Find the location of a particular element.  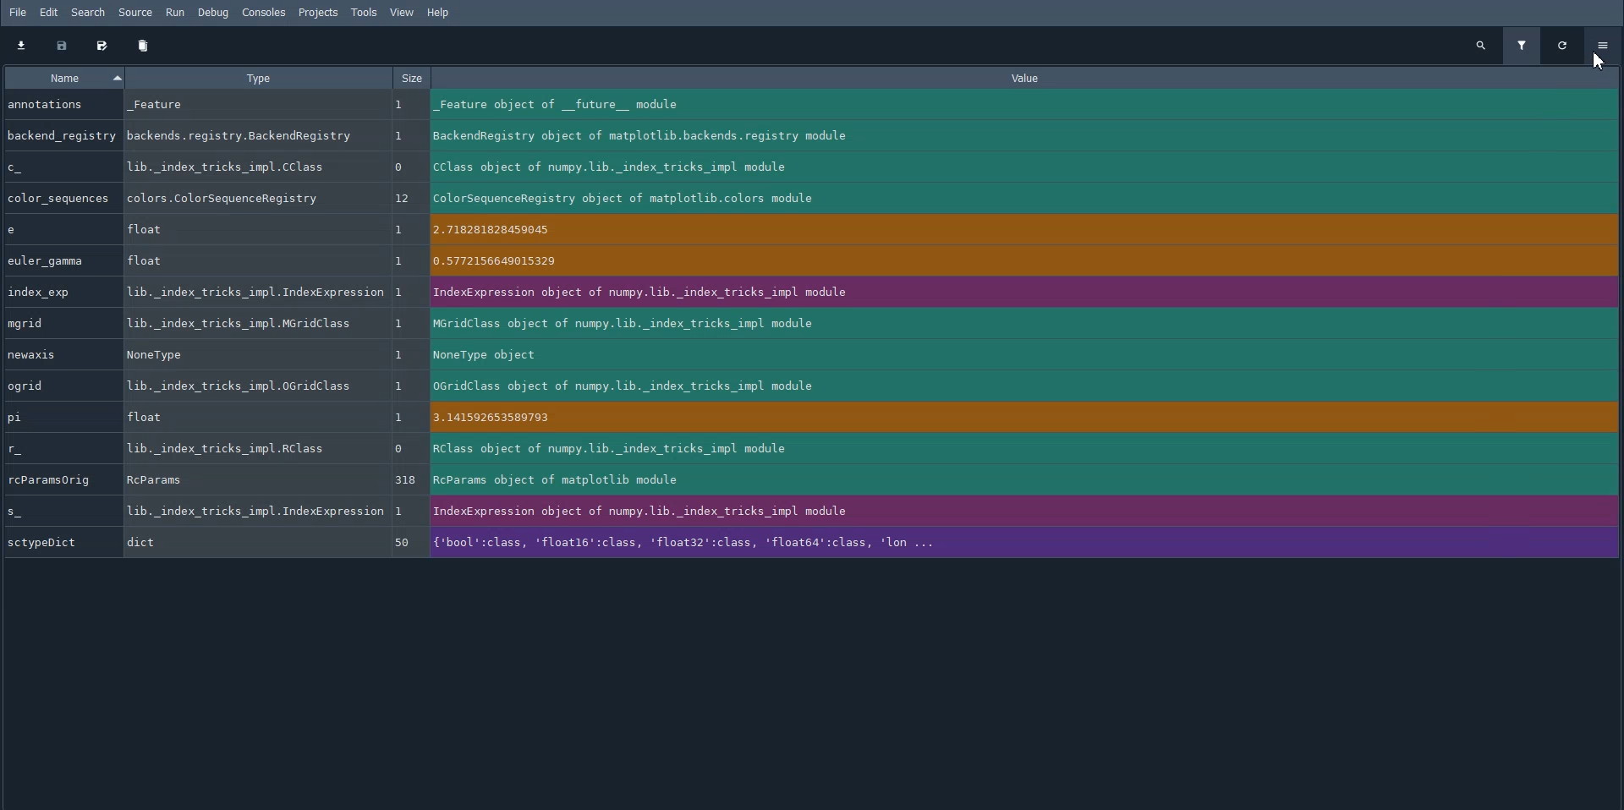

Size is located at coordinates (411, 77).